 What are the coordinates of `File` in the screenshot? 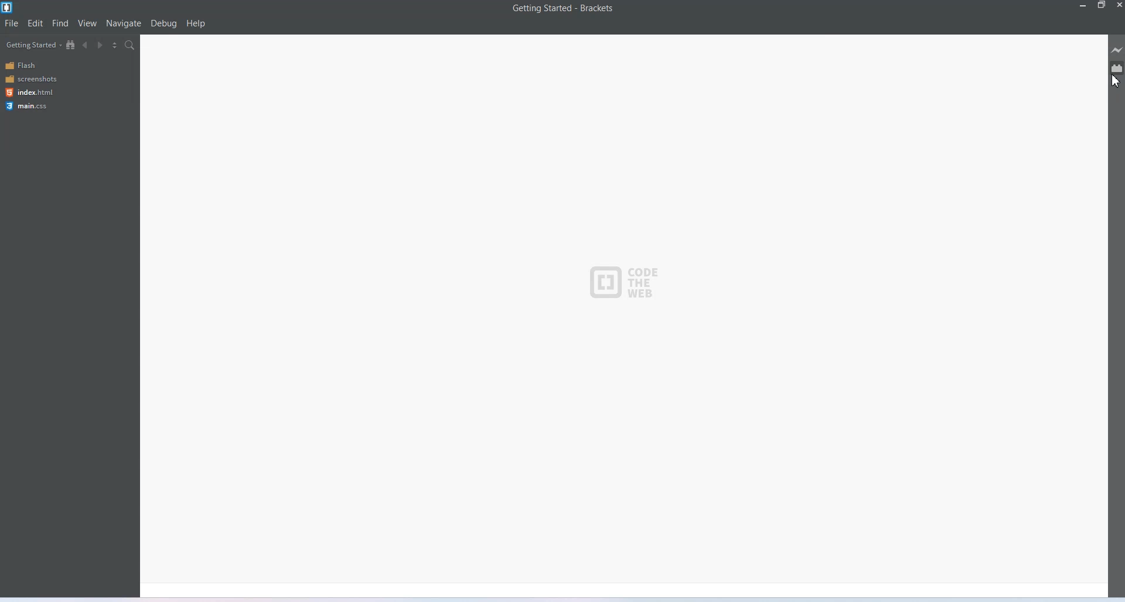 It's located at (12, 23).